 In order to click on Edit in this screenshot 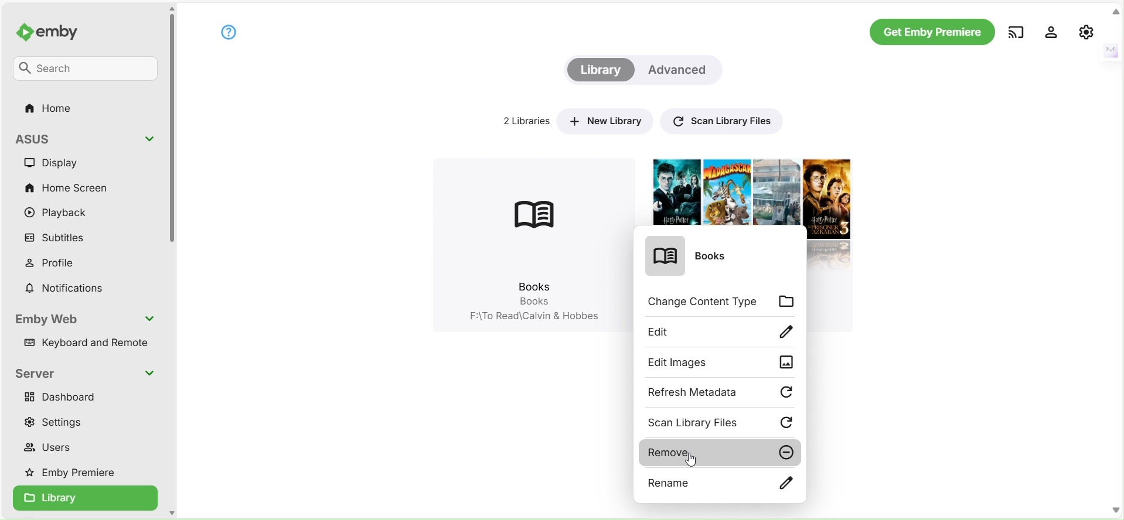, I will do `click(723, 331)`.